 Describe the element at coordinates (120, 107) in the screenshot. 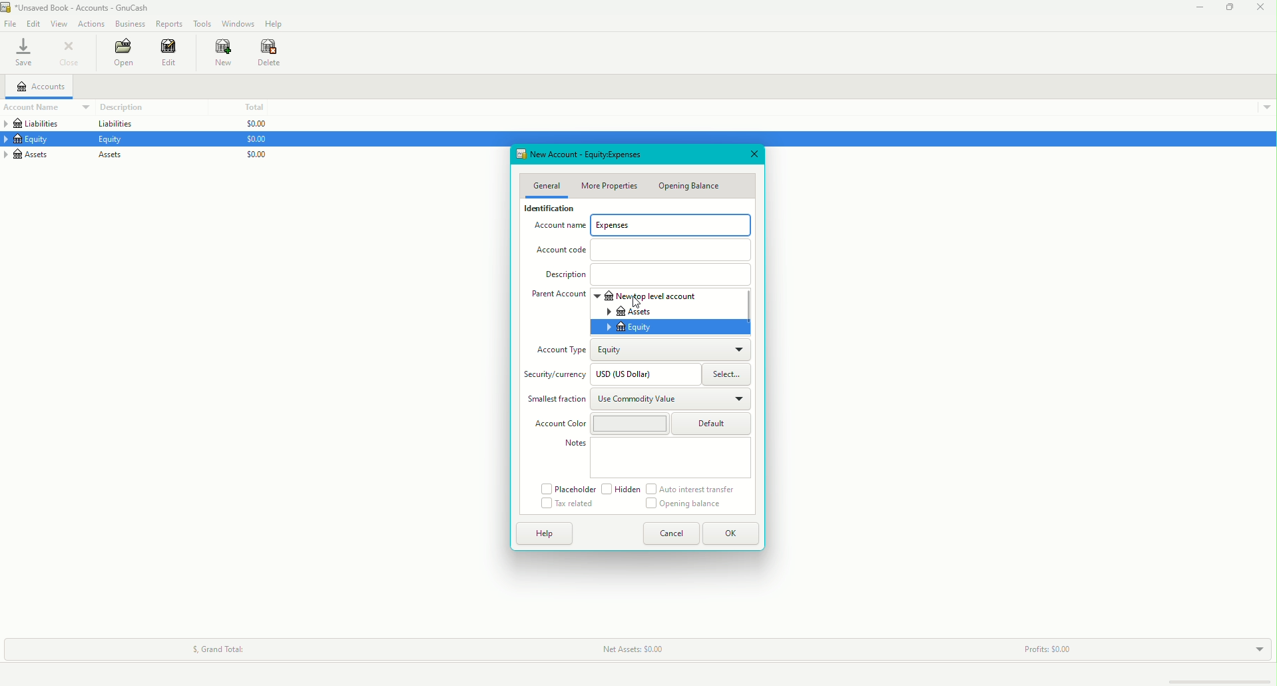

I see `Description` at that location.